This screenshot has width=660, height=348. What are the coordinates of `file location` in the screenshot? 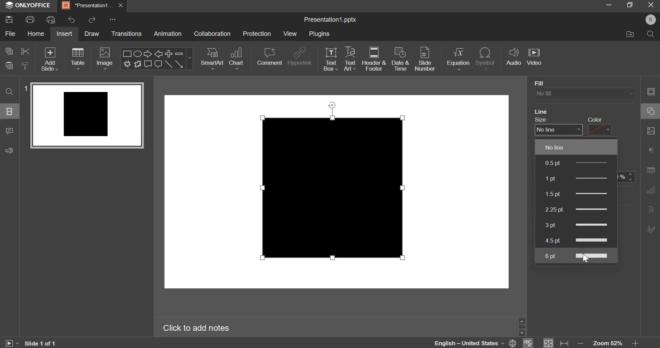 It's located at (630, 33).